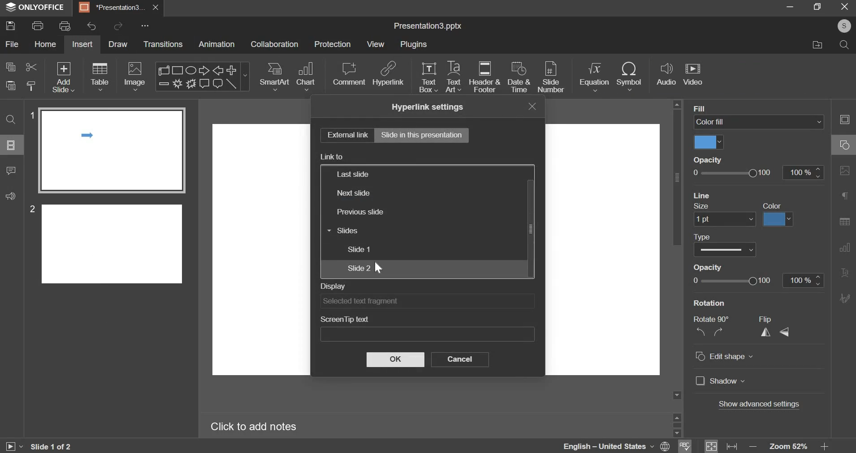 The width and height of the screenshot is (856, 453). What do you see at coordinates (163, 44) in the screenshot?
I see `transitions` at bounding box center [163, 44].